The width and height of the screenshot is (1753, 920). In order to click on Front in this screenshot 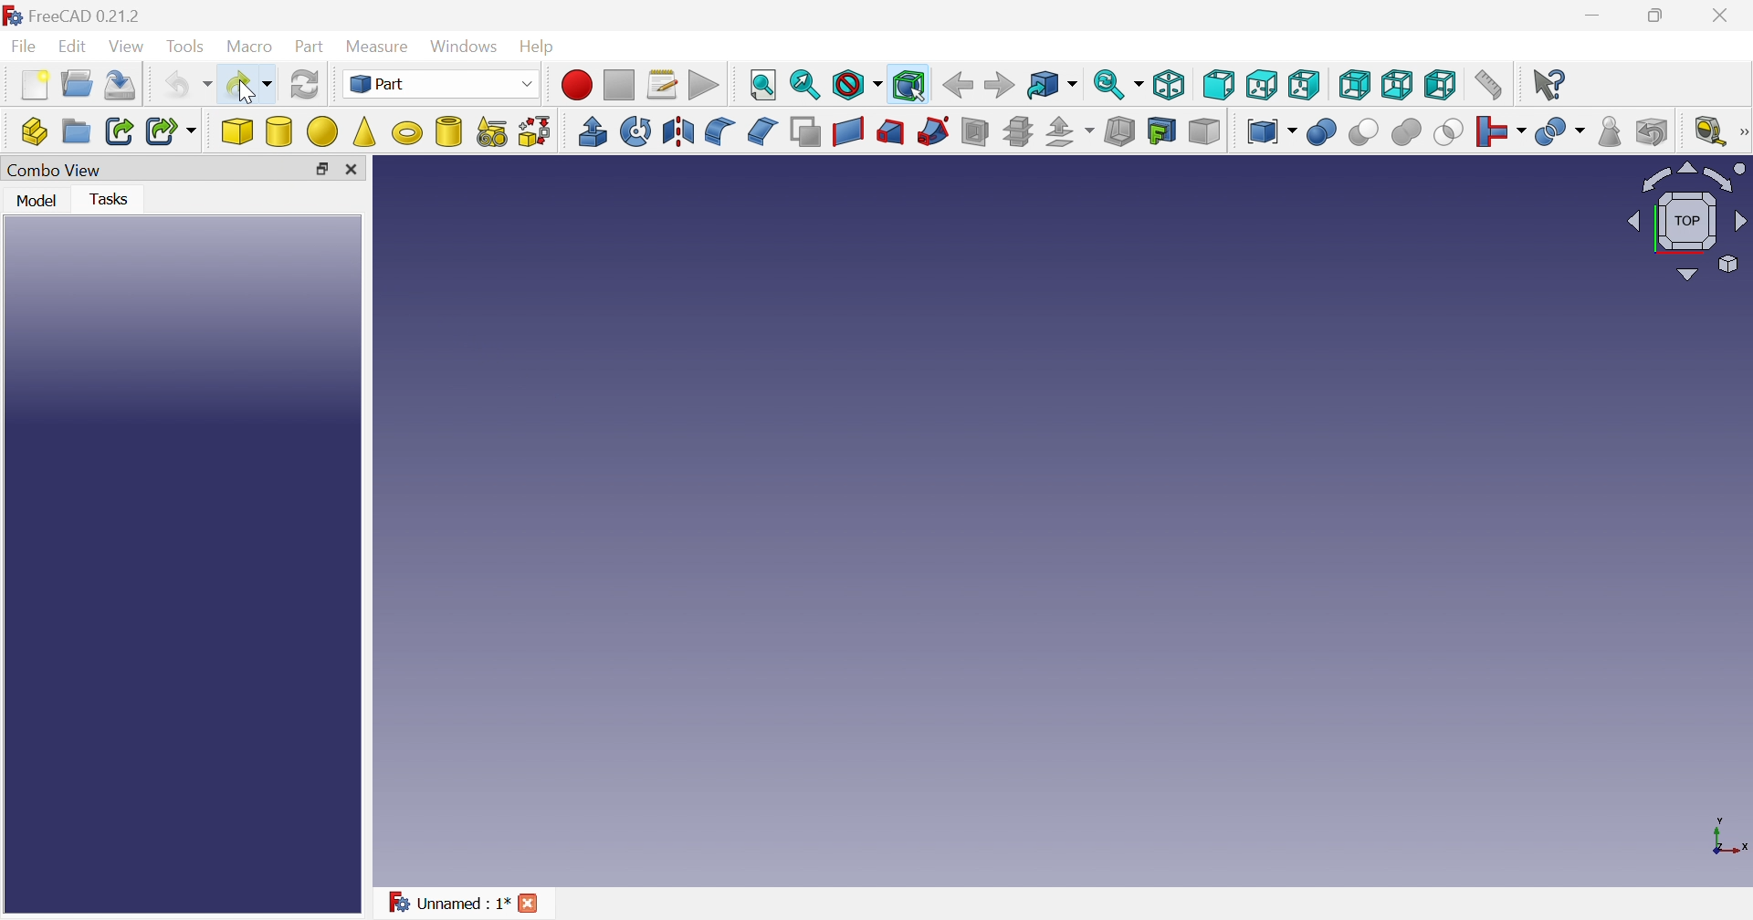, I will do `click(1219, 85)`.